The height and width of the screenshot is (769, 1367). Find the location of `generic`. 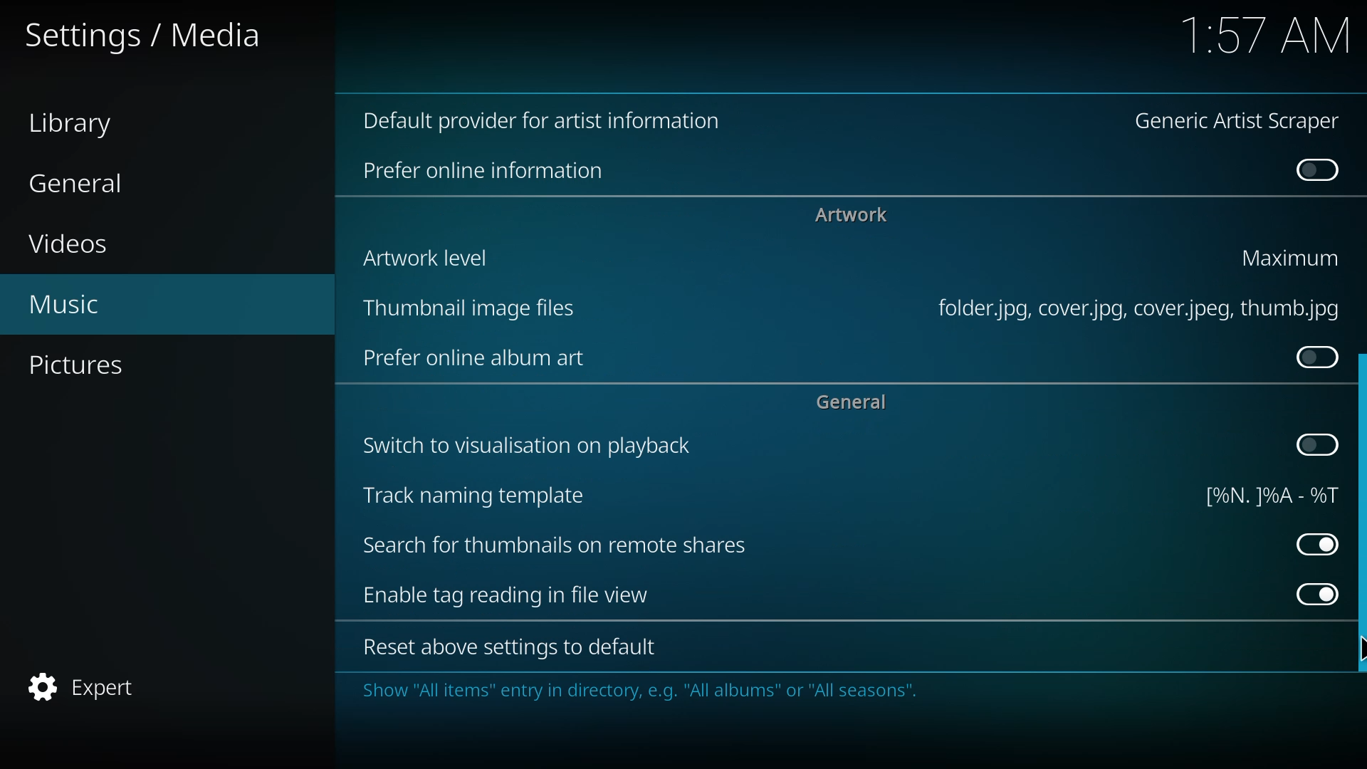

generic is located at coordinates (1240, 122).